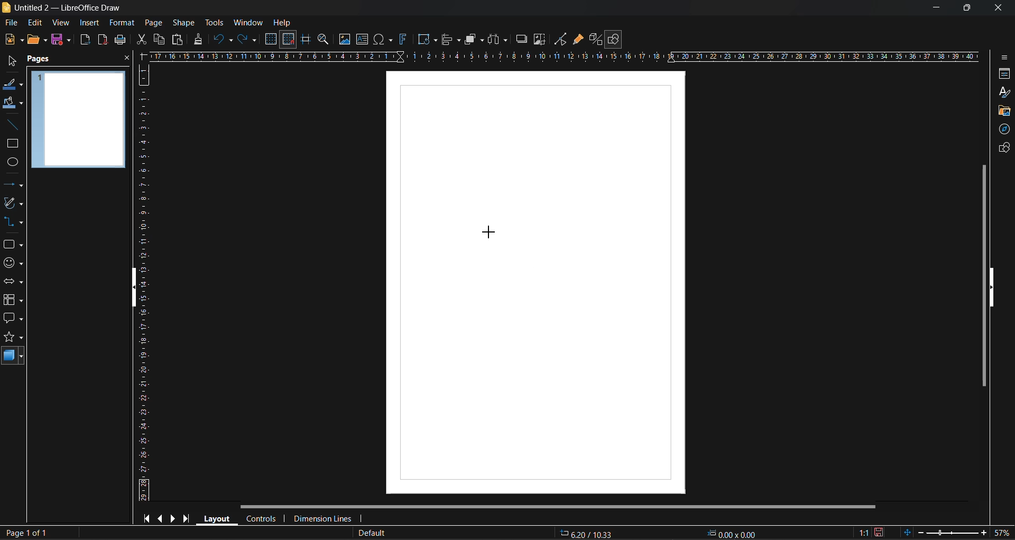  I want to click on print, so click(120, 41).